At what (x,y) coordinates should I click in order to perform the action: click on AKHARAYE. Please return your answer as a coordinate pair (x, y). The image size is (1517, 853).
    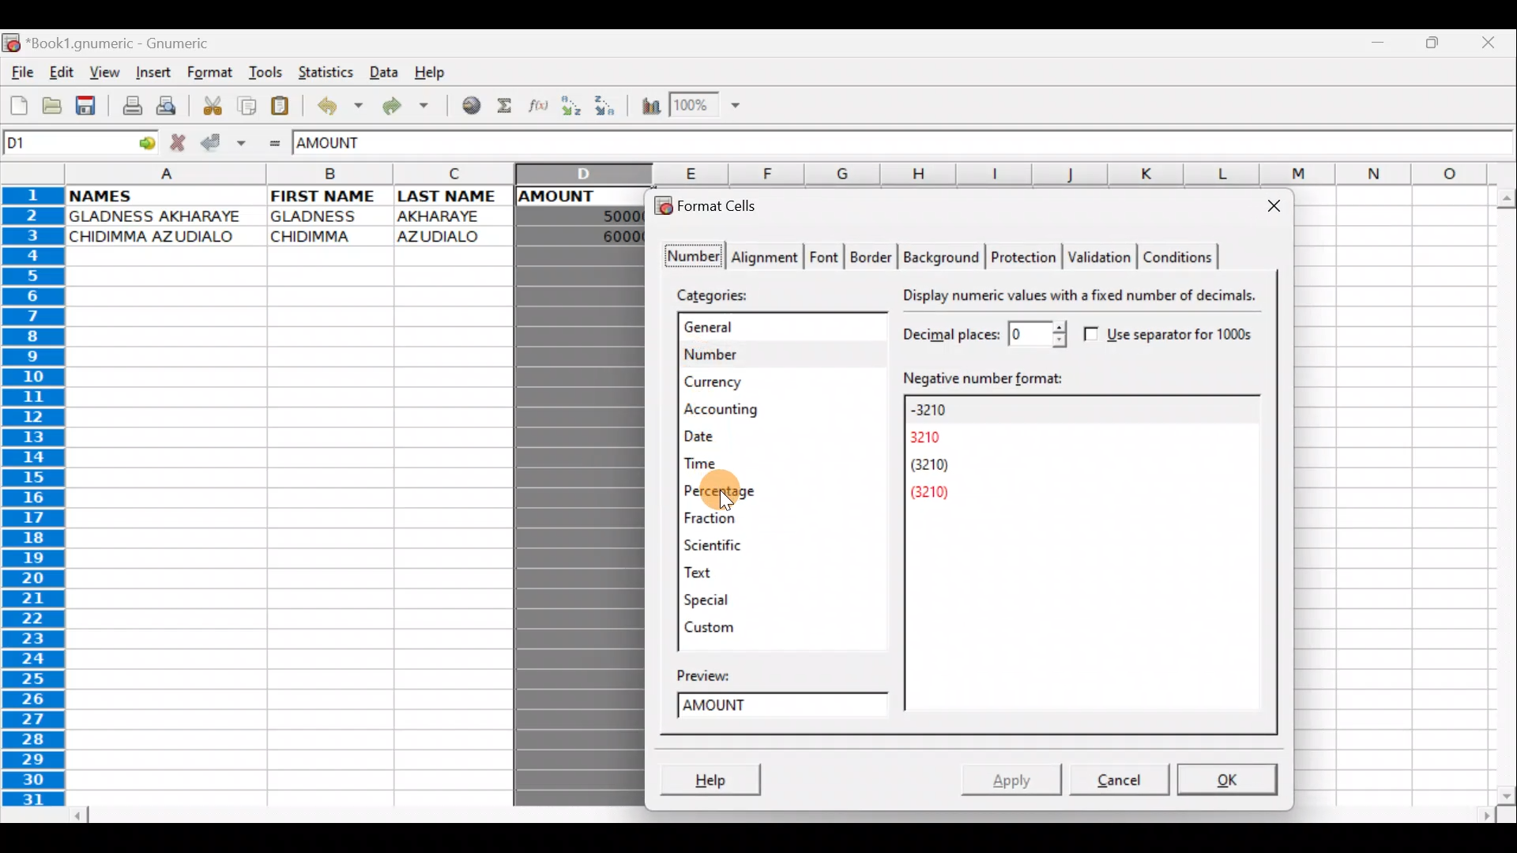
    Looking at the image, I should click on (441, 216).